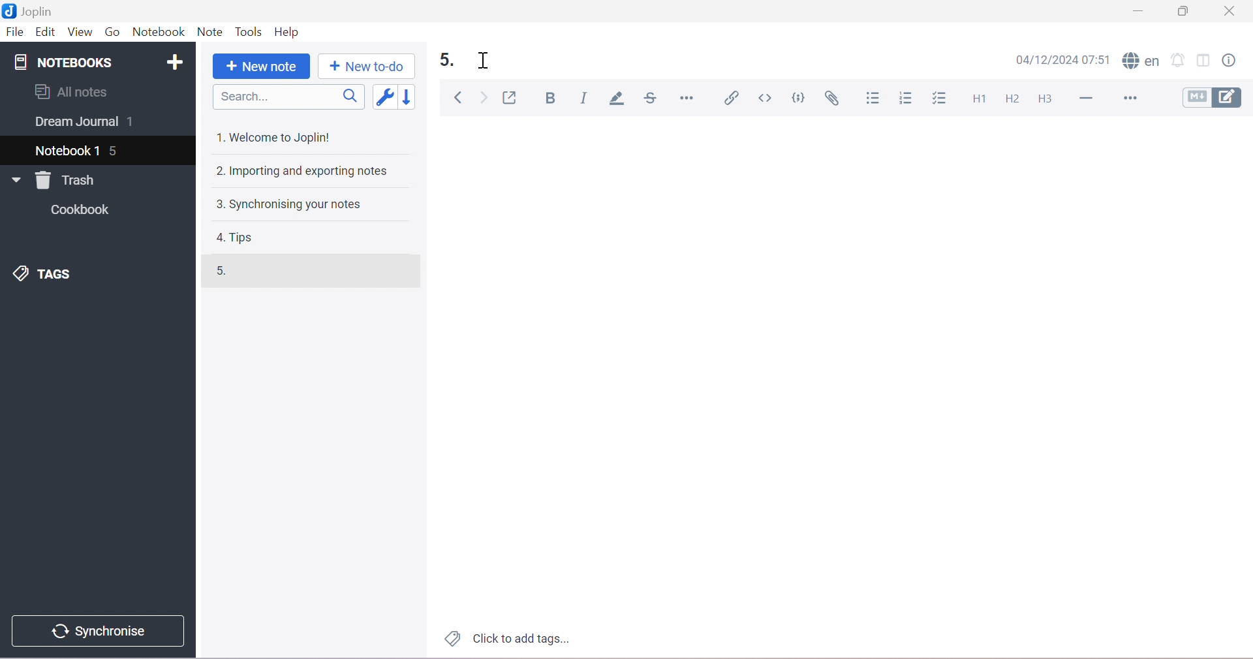 The width and height of the screenshot is (1253, 659). Describe the element at coordinates (277, 136) in the screenshot. I see `1. Welcome to Joplin!` at that location.